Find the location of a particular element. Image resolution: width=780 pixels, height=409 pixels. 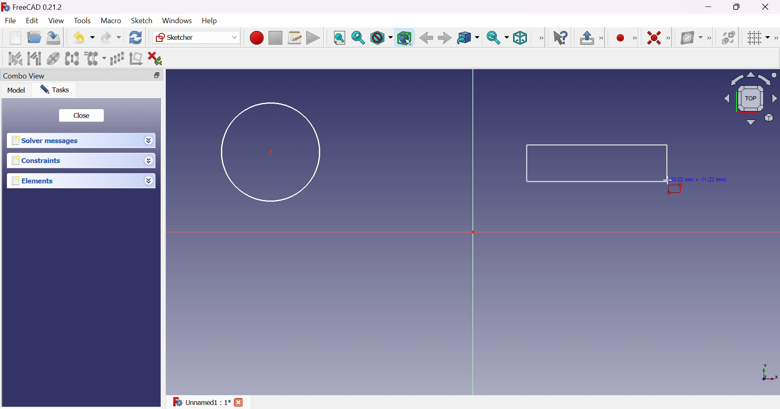

Isometric is located at coordinates (520, 39).